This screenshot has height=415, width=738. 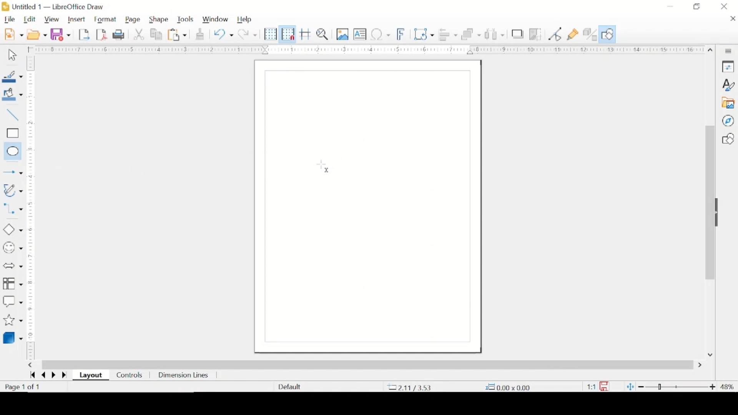 I want to click on drag handle, so click(x=720, y=213).